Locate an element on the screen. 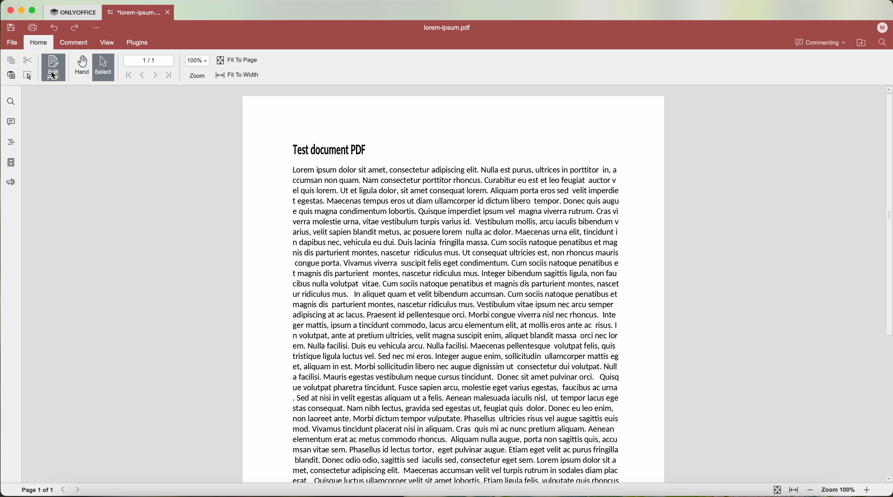 Image resolution: width=893 pixels, height=497 pixels. redo is located at coordinates (75, 28).